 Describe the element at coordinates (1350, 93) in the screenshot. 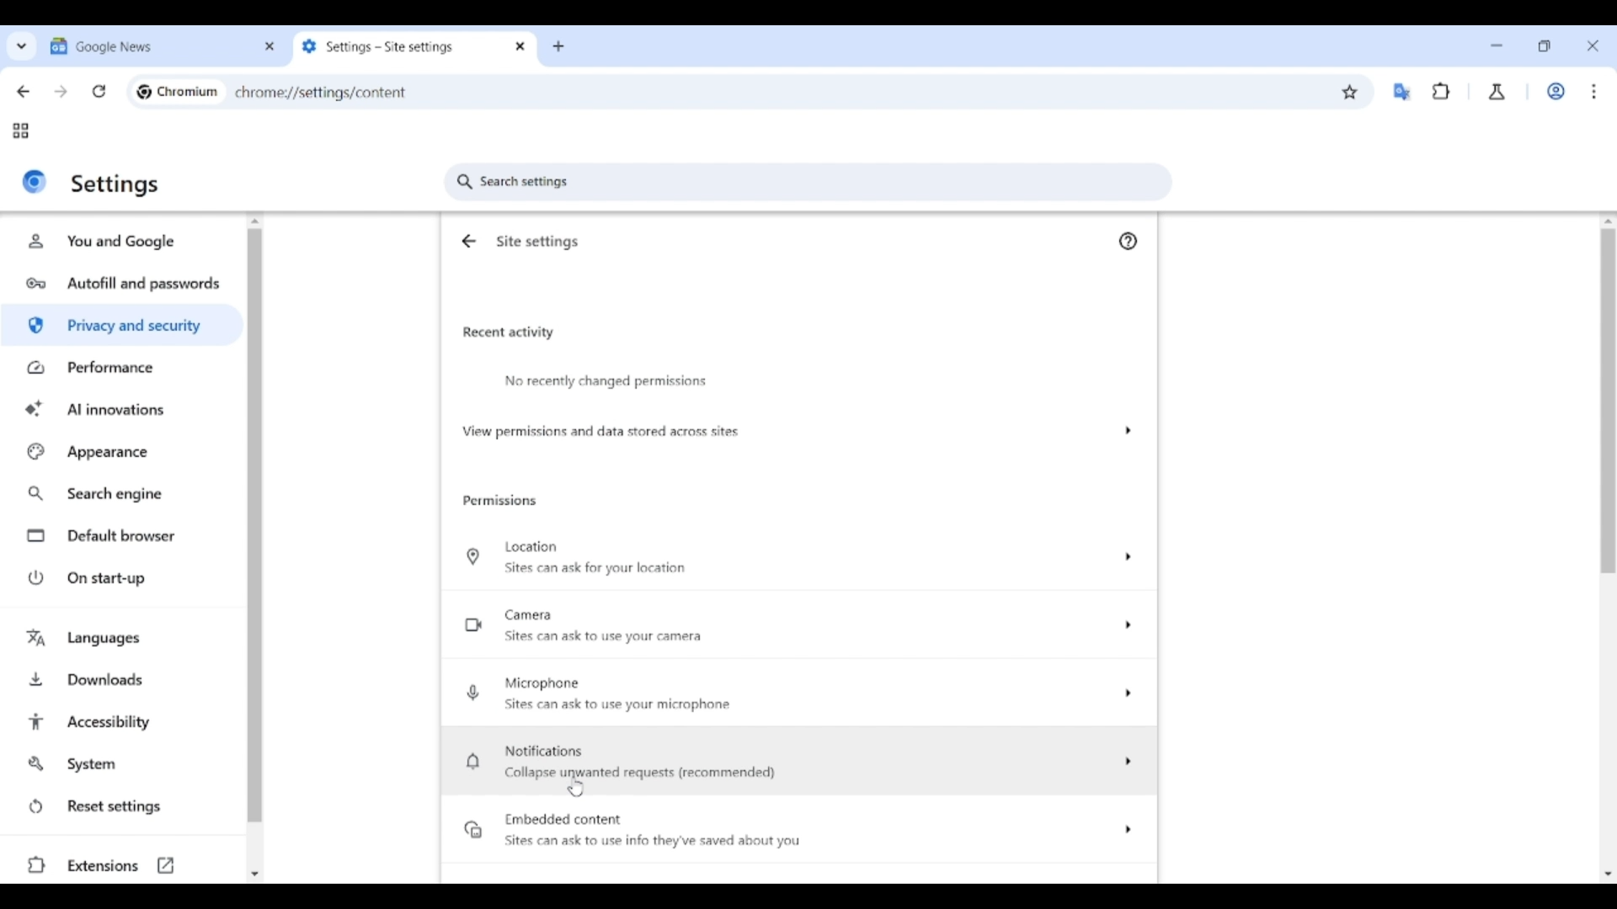

I see `Bookmark this tab` at that location.